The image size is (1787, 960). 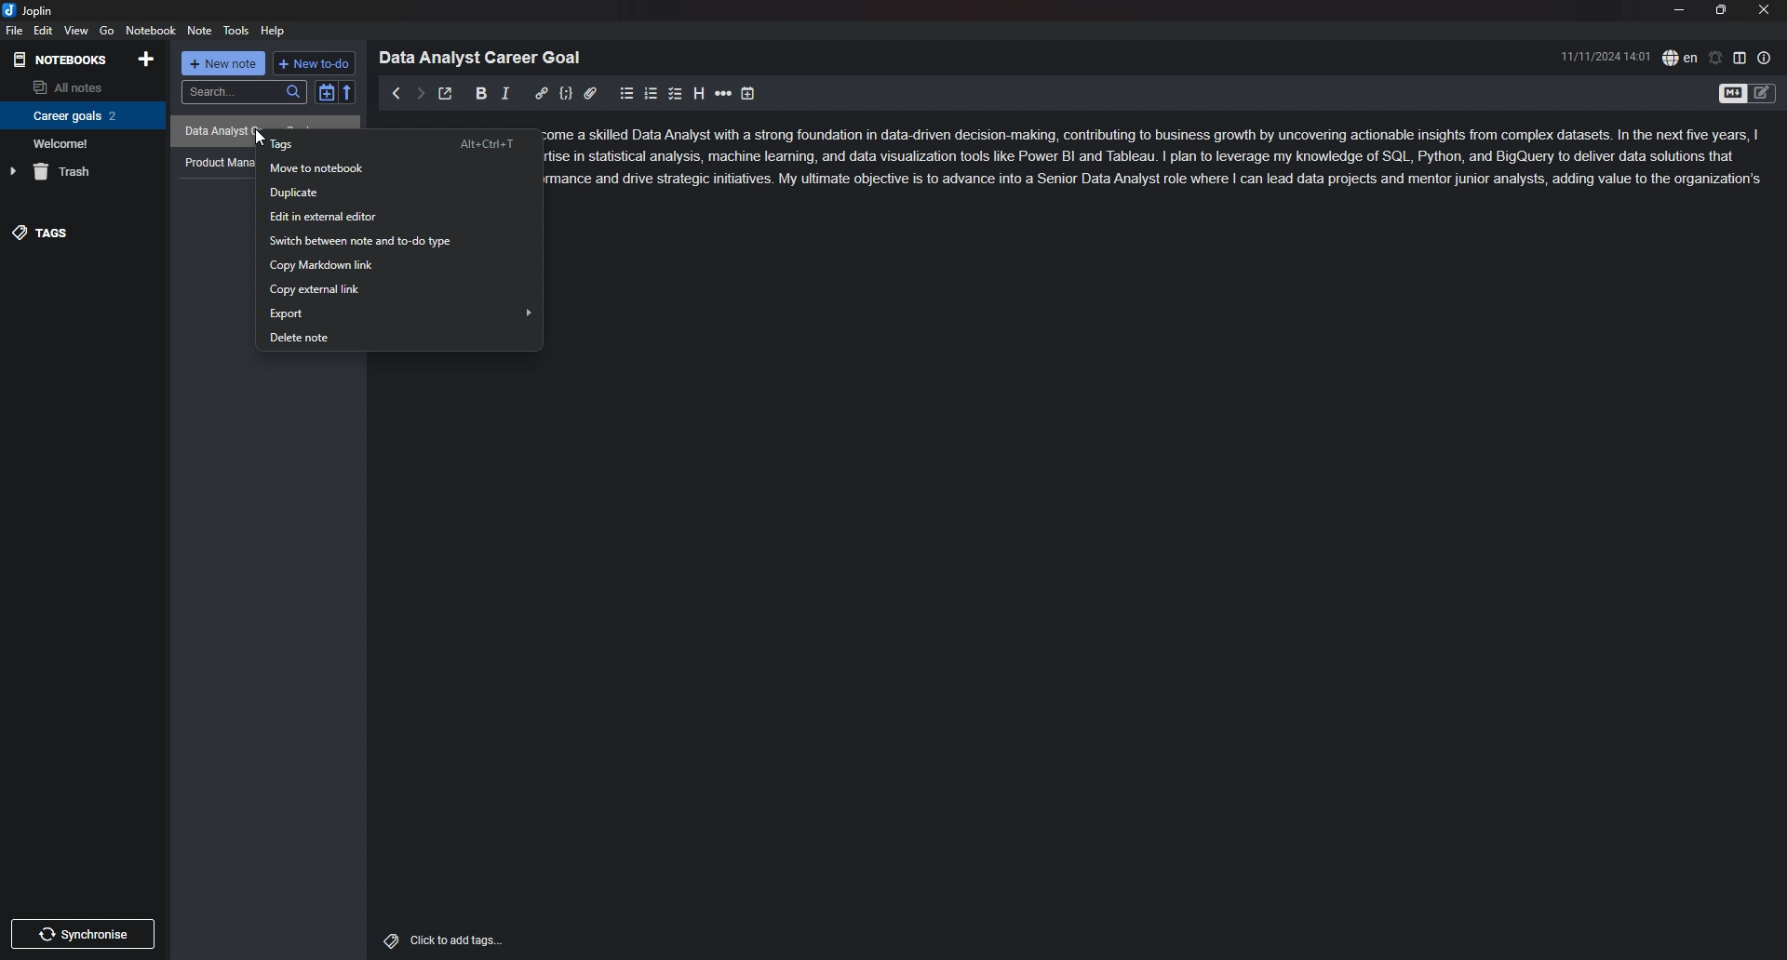 I want to click on help, so click(x=274, y=32).